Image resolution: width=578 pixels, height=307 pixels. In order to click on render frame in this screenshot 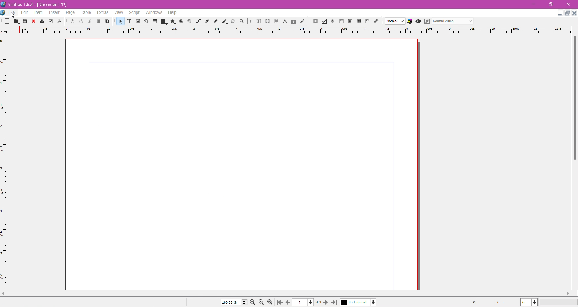, I will do `click(146, 21)`.